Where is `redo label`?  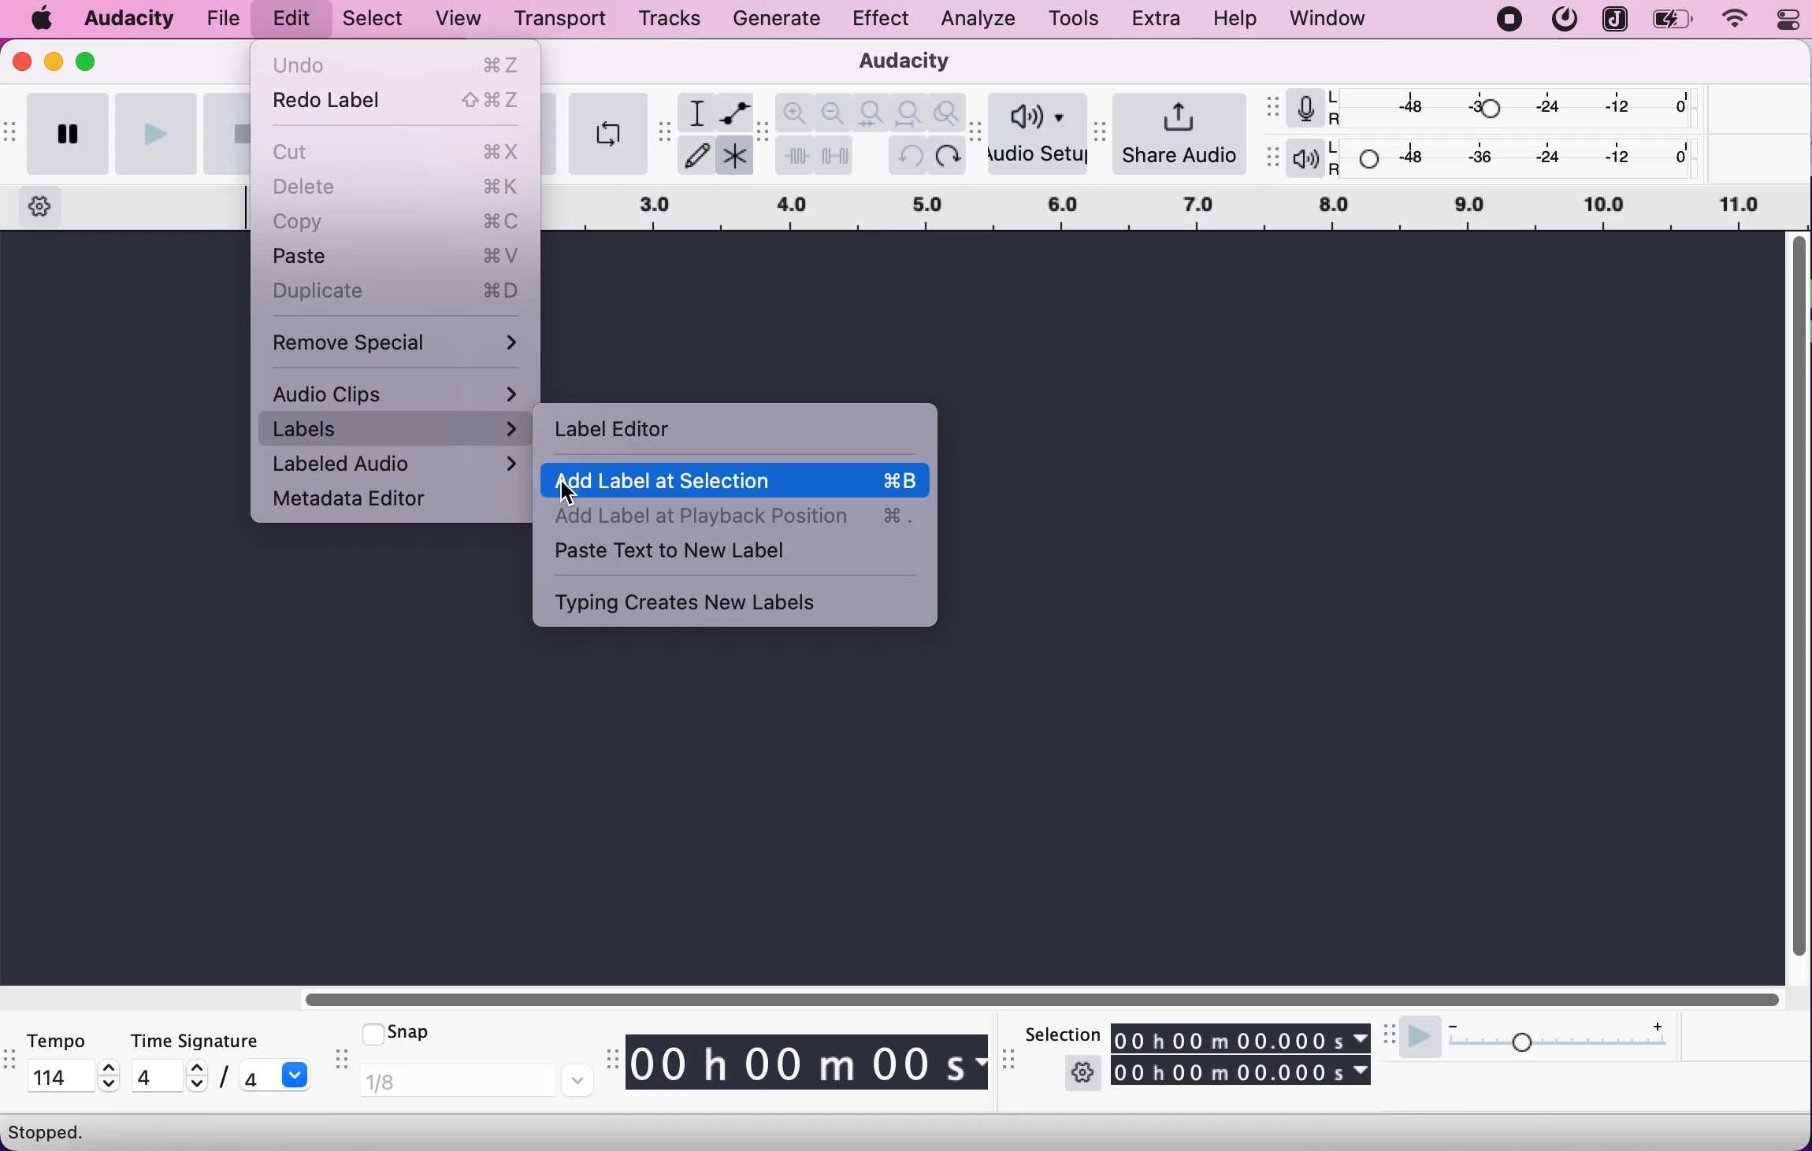
redo label is located at coordinates (398, 105).